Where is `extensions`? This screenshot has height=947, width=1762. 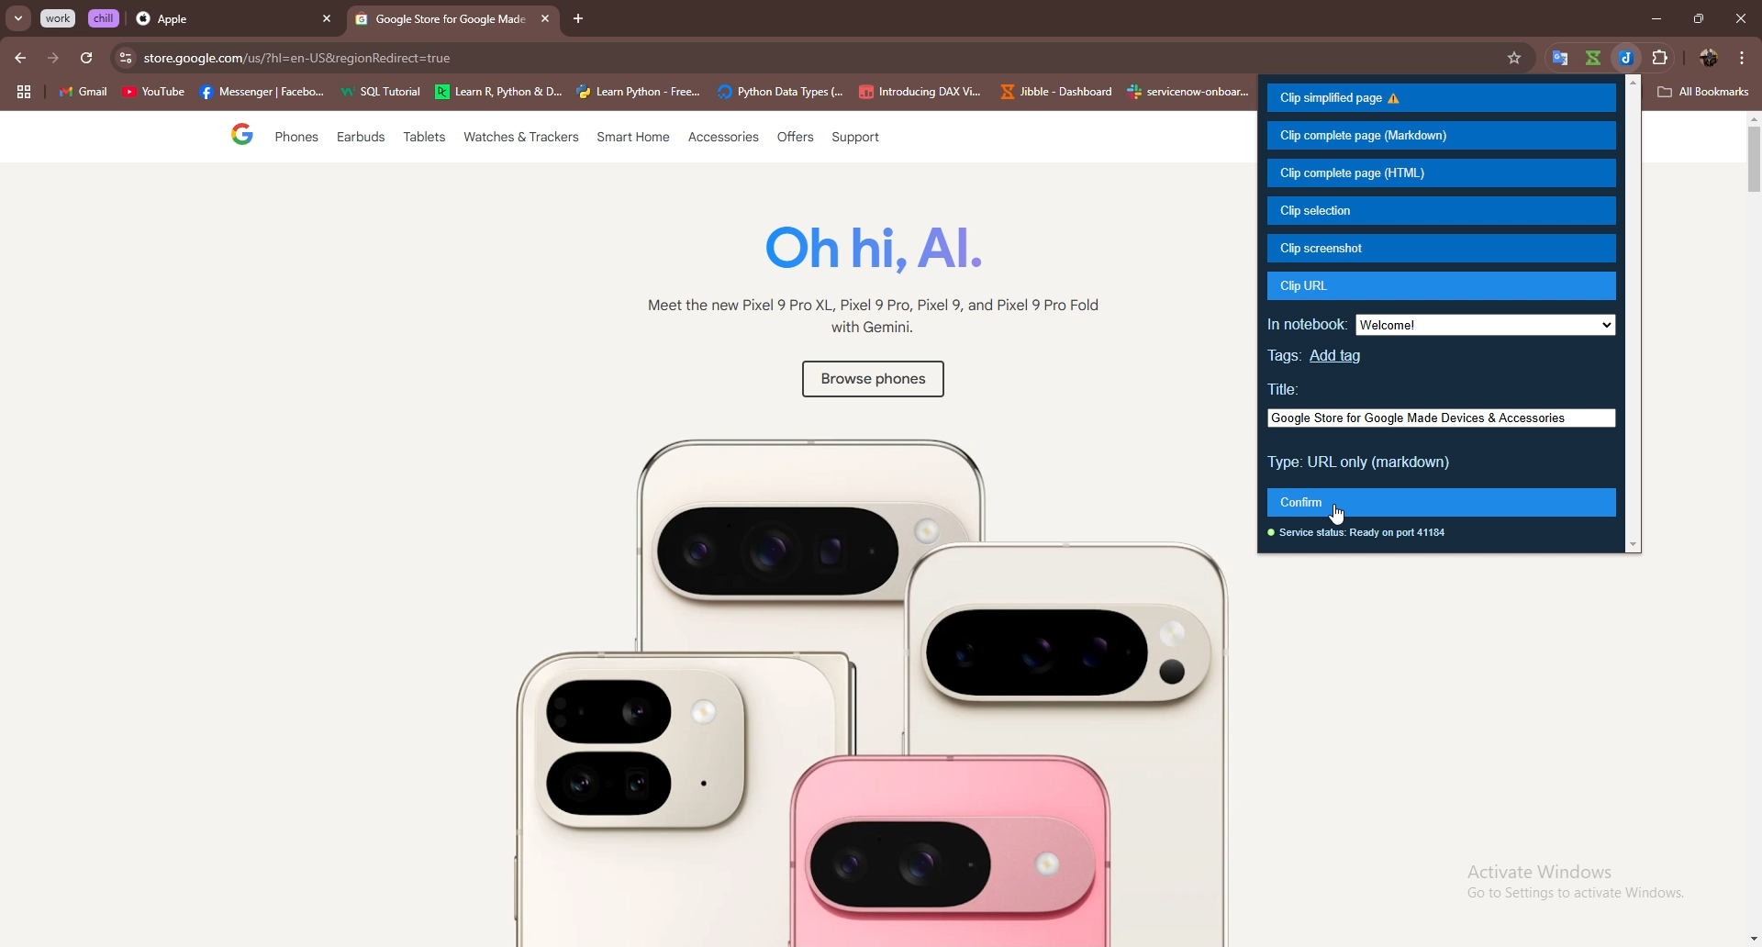
extensions is located at coordinates (1660, 58).